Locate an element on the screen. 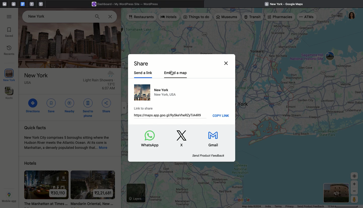  Map is located at coordinates (301, 100).